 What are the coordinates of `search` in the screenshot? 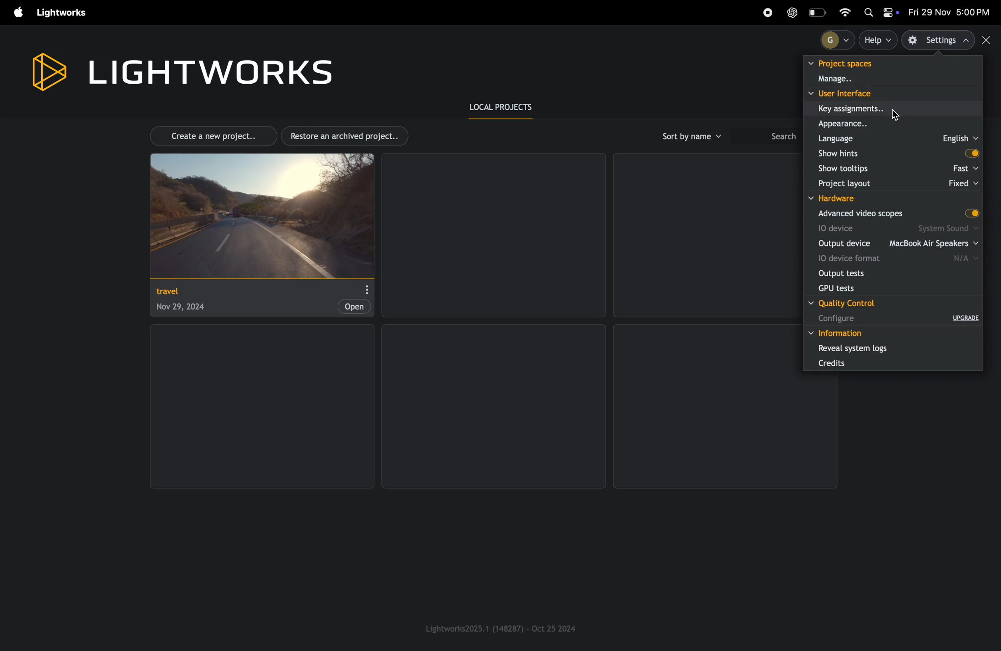 It's located at (900, 115).